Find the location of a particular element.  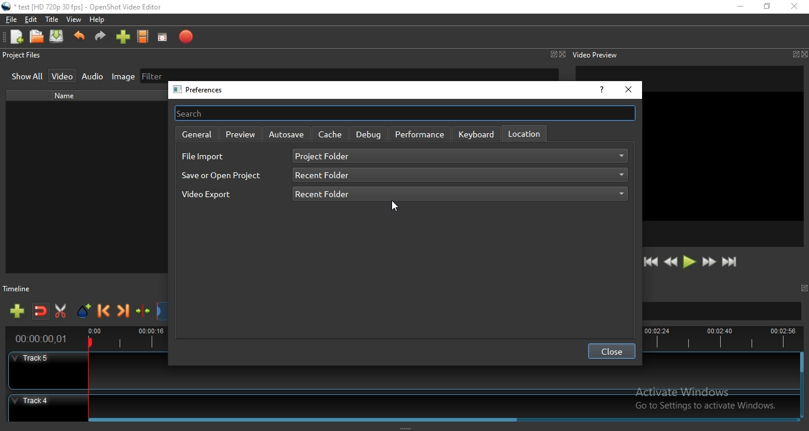

Window  is located at coordinates (553, 54).